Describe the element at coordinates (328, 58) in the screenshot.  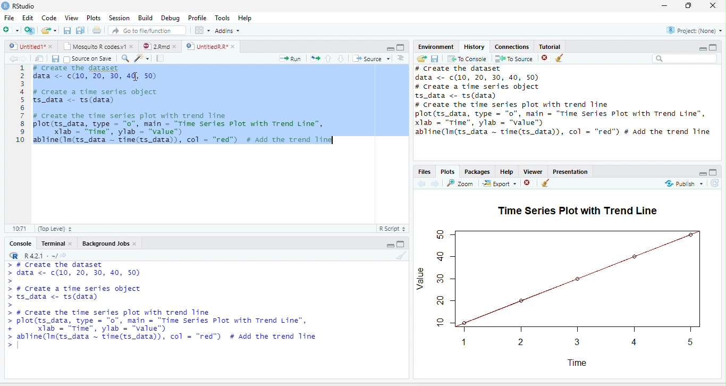
I see `Go to previous section/chunk` at that location.